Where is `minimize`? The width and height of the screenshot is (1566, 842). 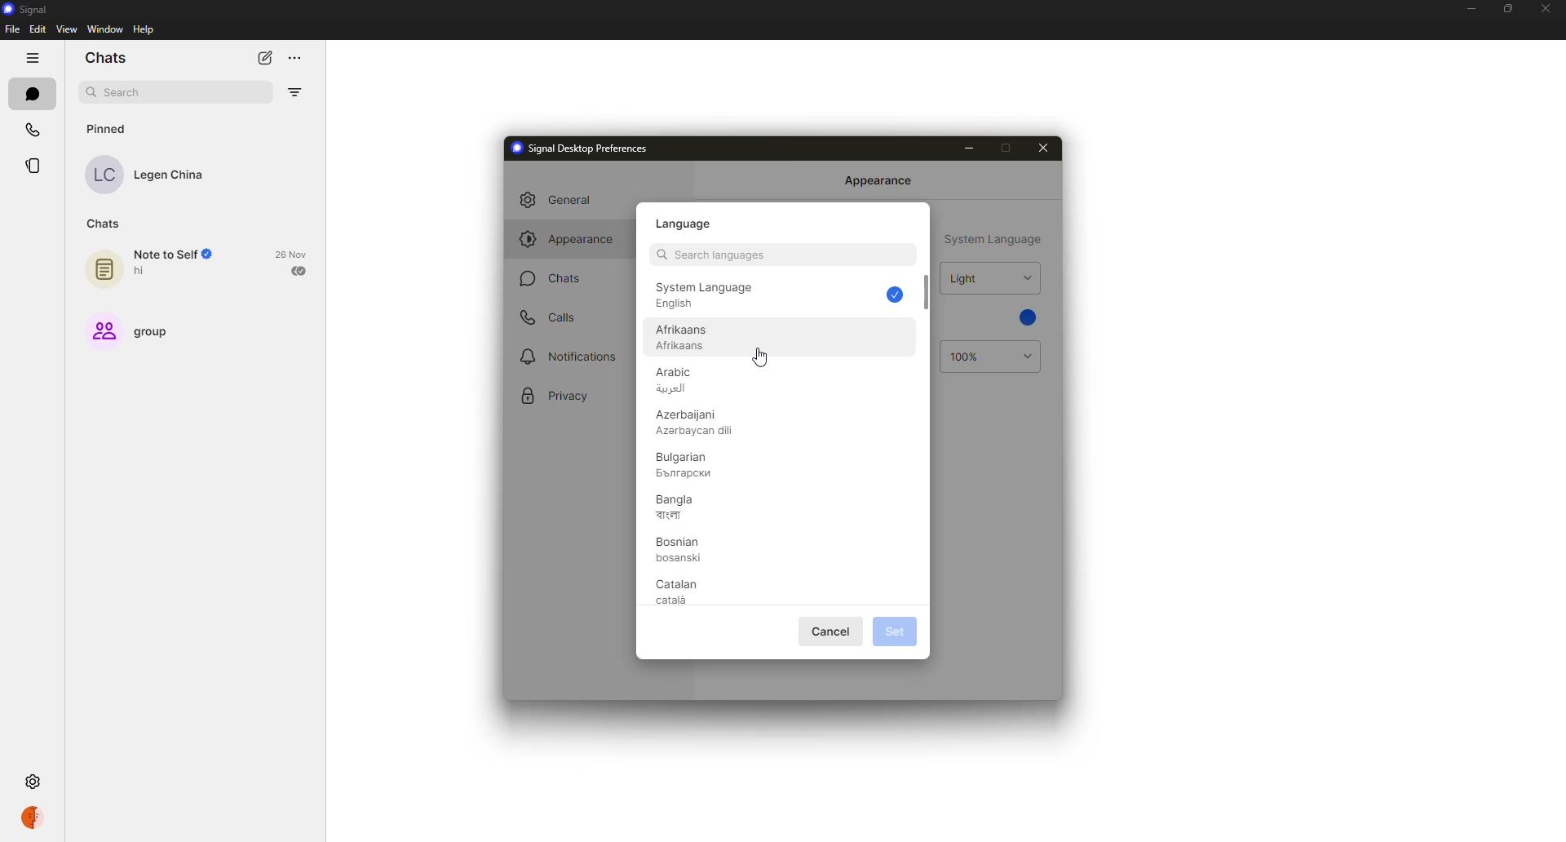
minimize is located at coordinates (1468, 10).